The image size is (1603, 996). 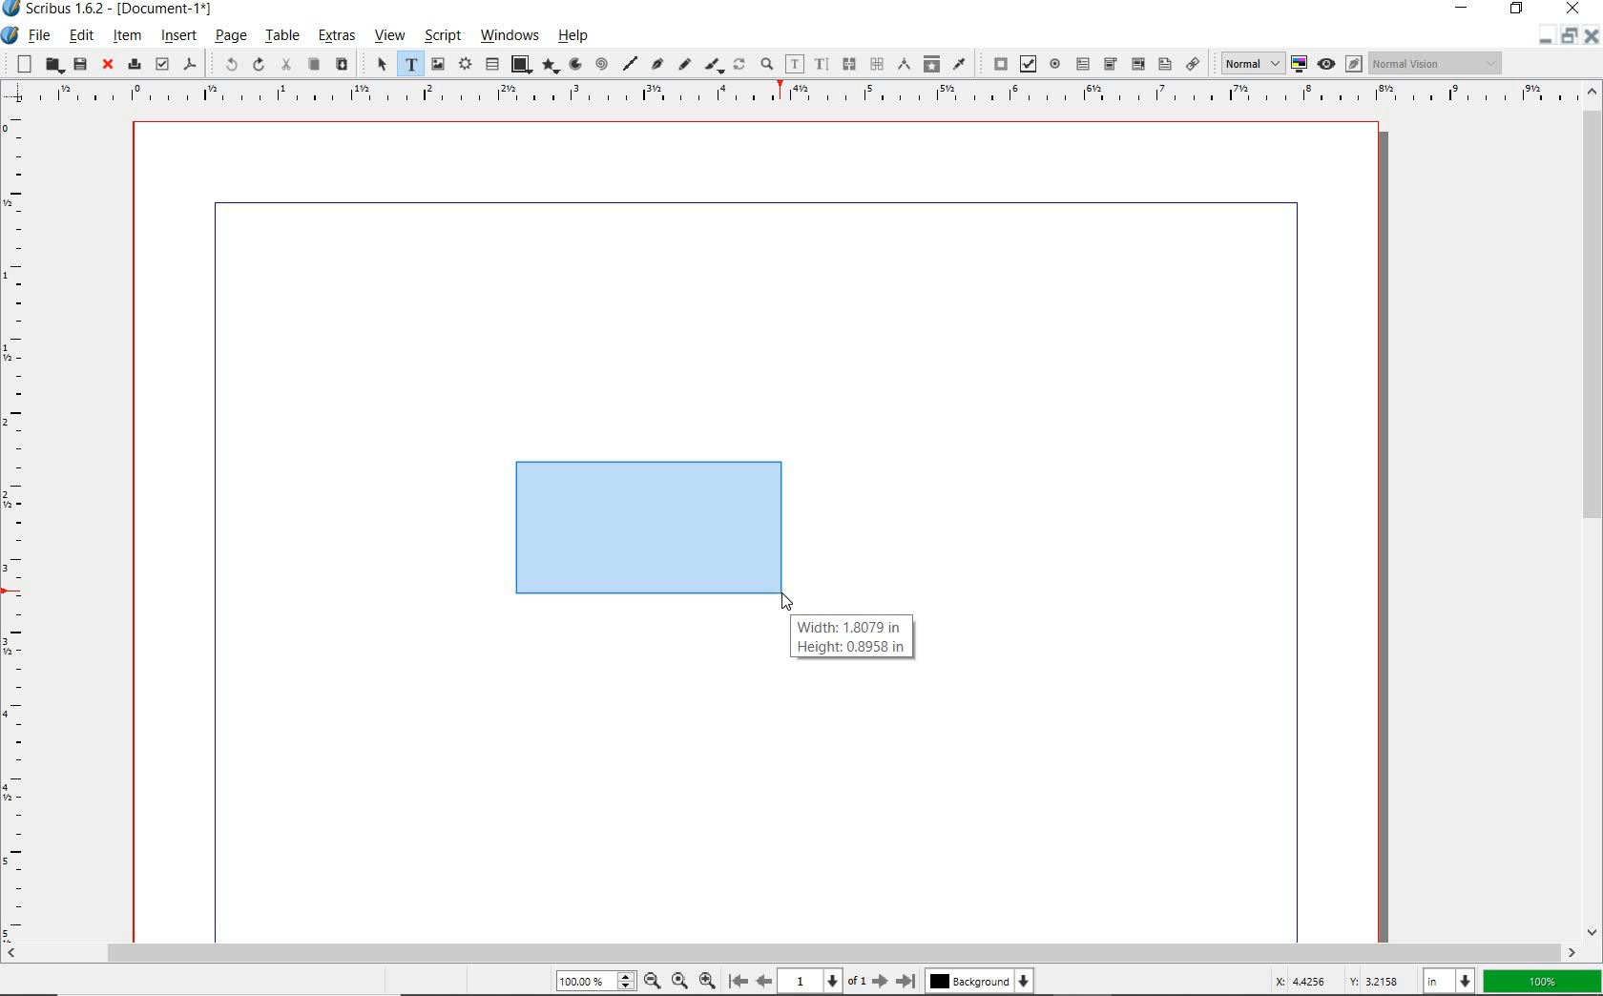 What do you see at coordinates (282, 37) in the screenshot?
I see `table` at bounding box center [282, 37].